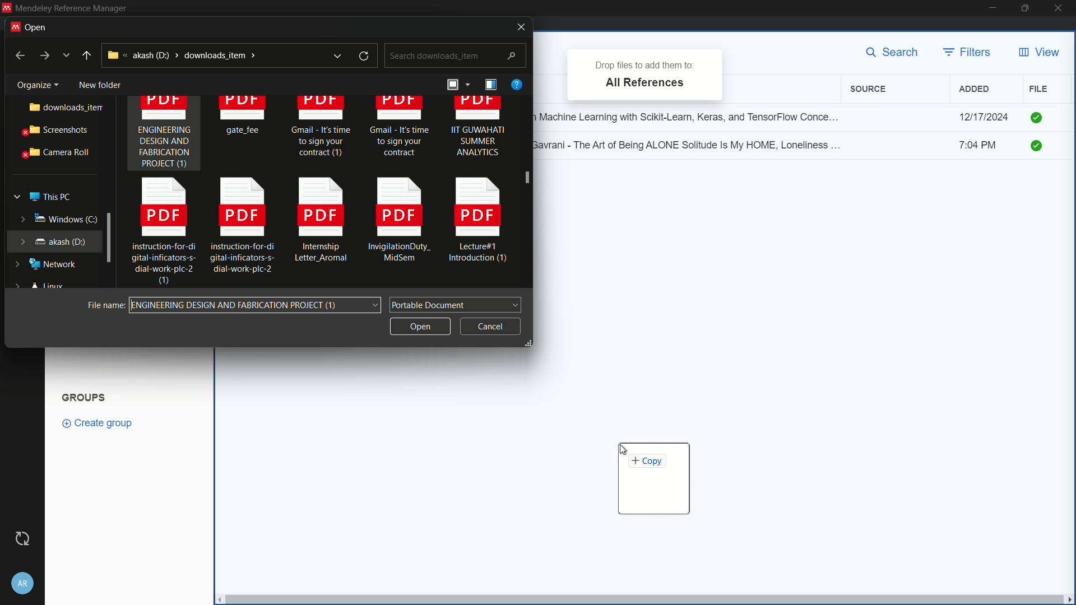 This screenshot has width=1076, height=605. What do you see at coordinates (53, 153) in the screenshot?
I see `camera roll` at bounding box center [53, 153].